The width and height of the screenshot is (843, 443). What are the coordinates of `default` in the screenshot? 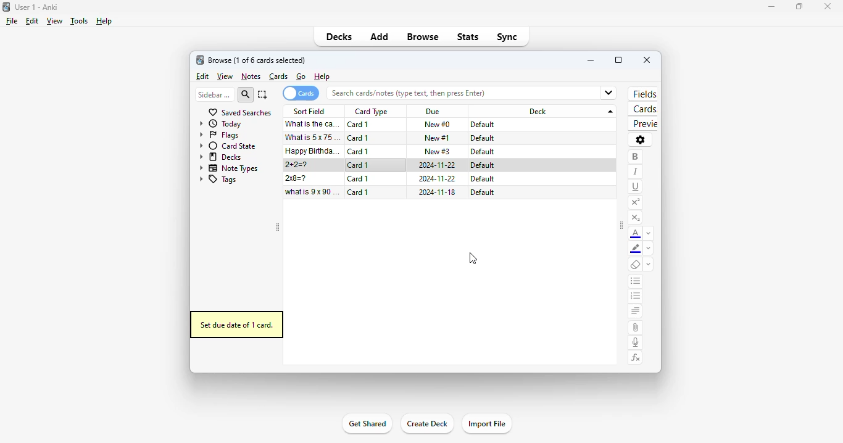 It's located at (483, 125).